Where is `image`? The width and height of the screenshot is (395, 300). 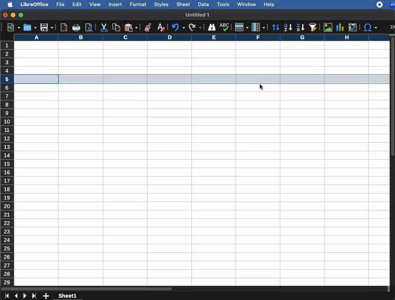
image is located at coordinates (328, 27).